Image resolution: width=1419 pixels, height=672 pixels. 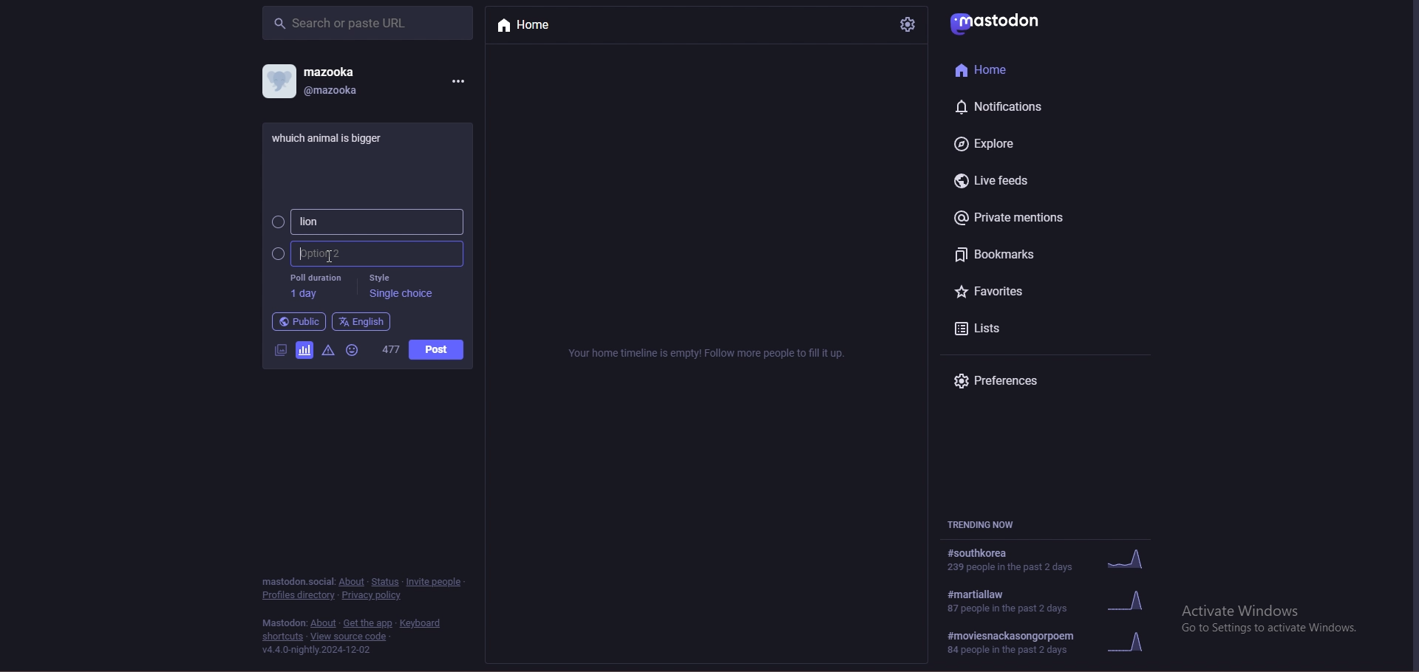 I want to click on explore, so click(x=1006, y=143).